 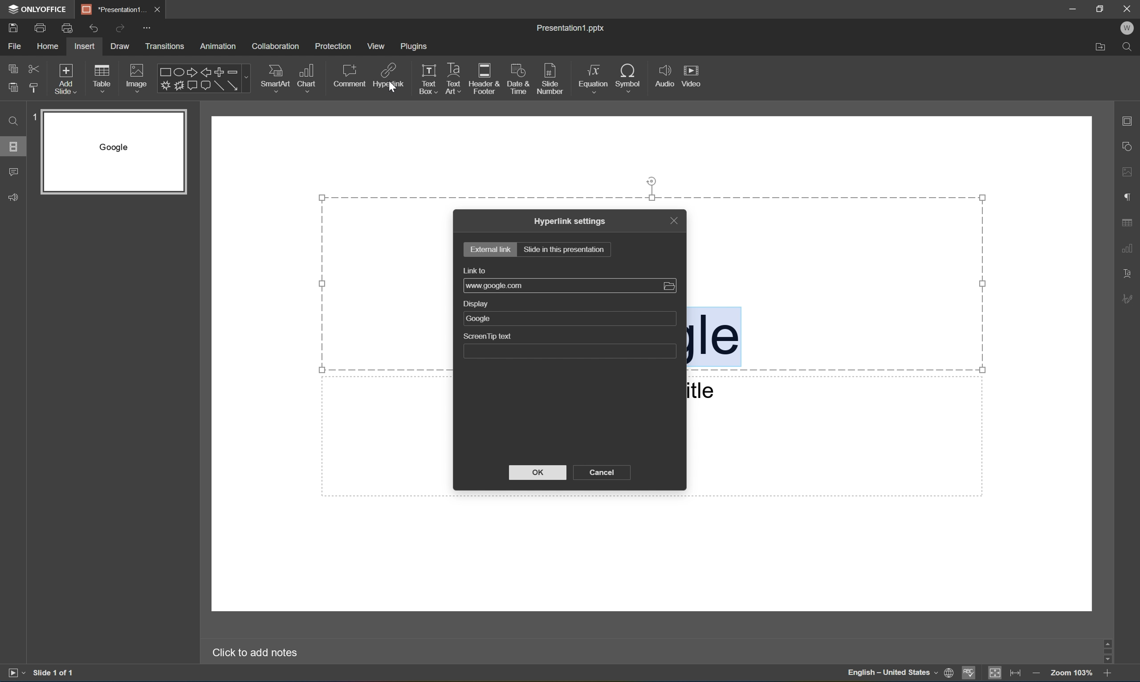 What do you see at coordinates (569, 28) in the screenshot?
I see `Presentation1.pptx` at bounding box center [569, 28].